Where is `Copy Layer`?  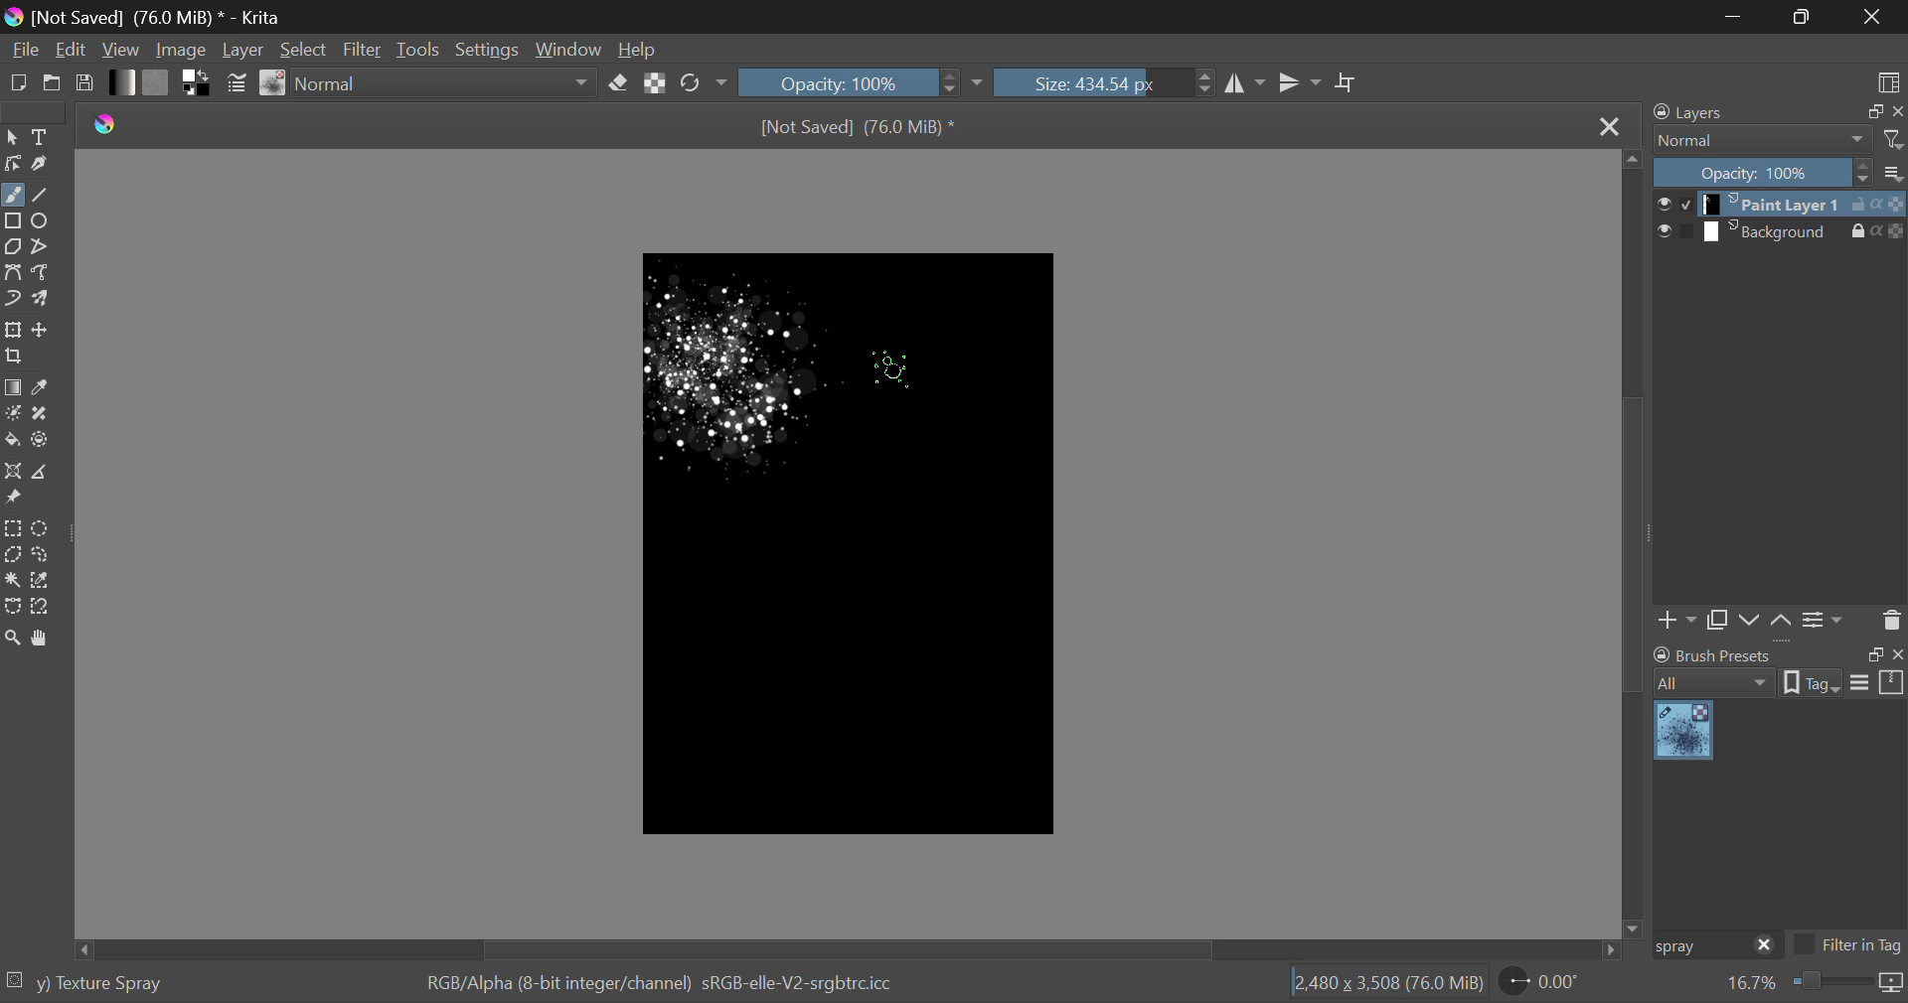 Copy Layer is located at coordinates (1717, 623).